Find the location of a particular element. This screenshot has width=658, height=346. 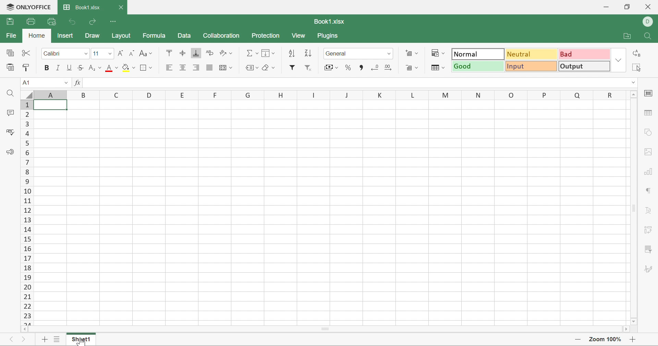

J is located at coordinates (345, 94).